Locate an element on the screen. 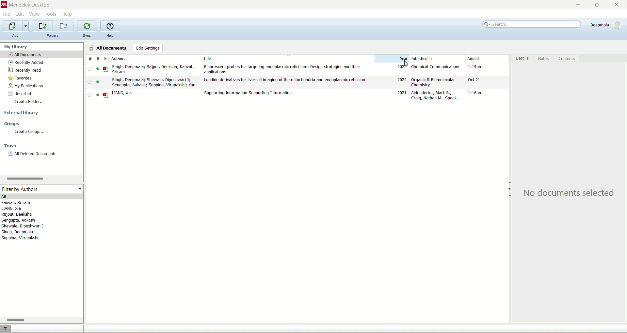  search is located at coordinates (532, 24).